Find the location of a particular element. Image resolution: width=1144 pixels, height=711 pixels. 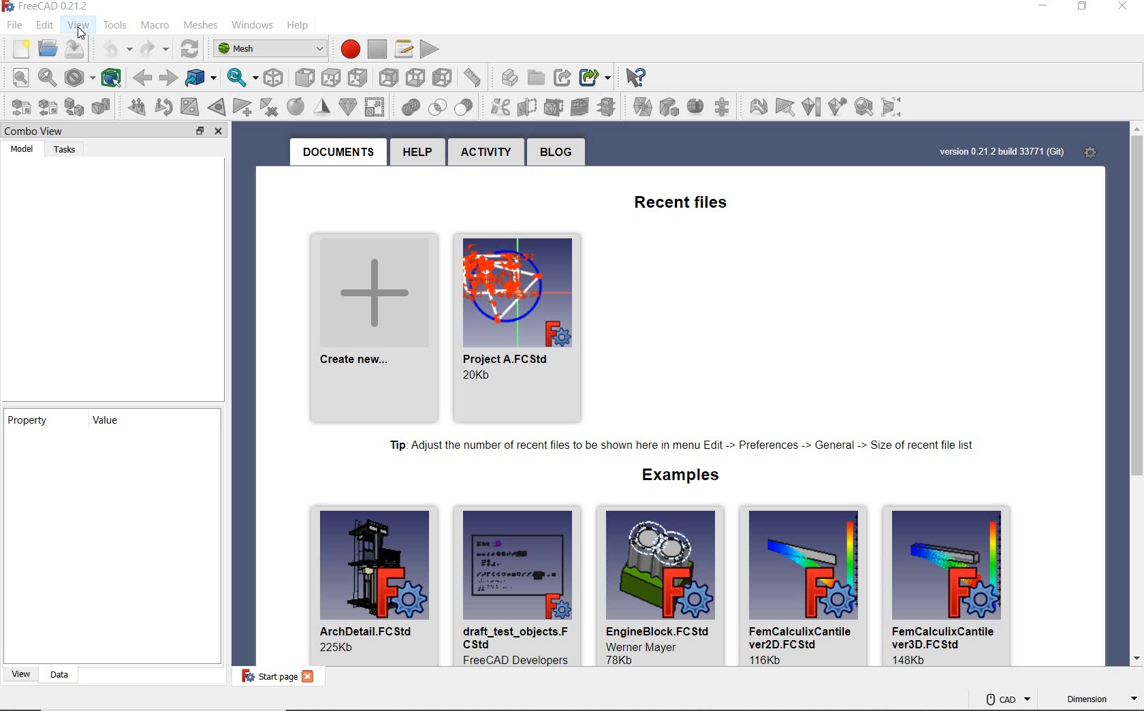

close hole is located at coordinates (217, 107).